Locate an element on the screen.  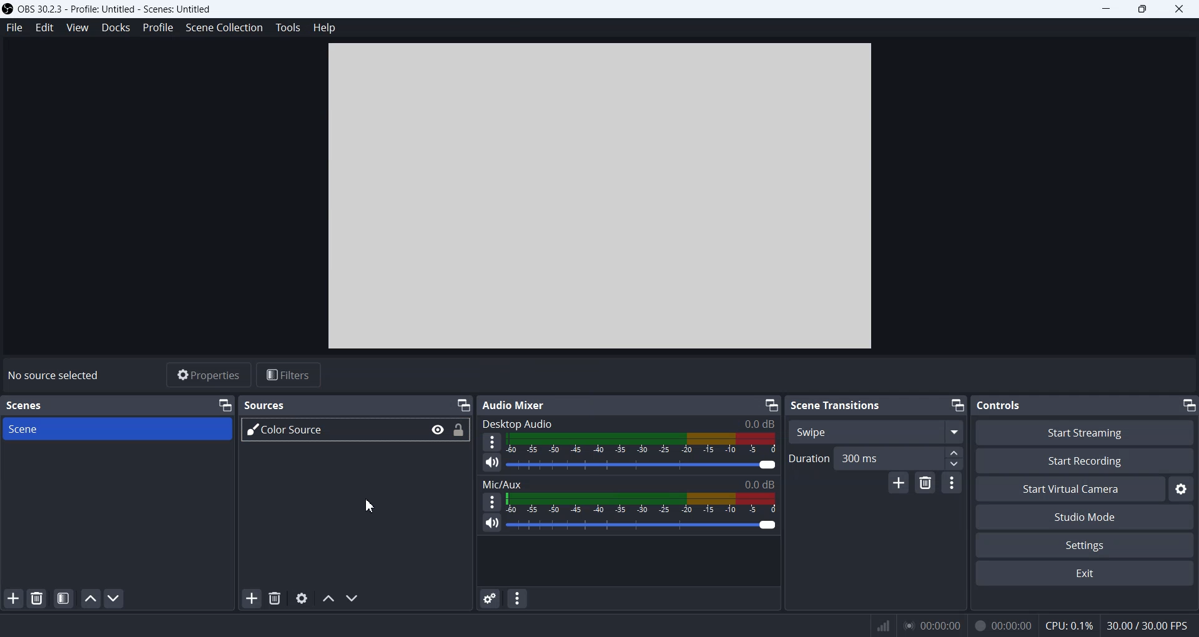
Remove Source is located at coordinates (275, 598).